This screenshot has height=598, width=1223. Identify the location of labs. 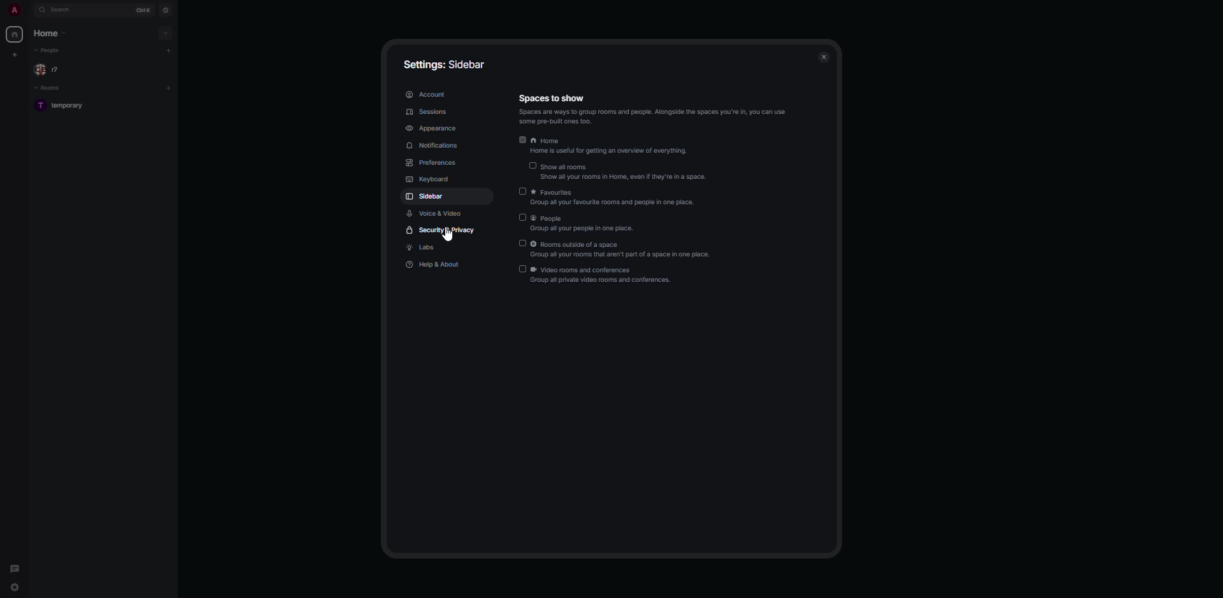
(425, 248).